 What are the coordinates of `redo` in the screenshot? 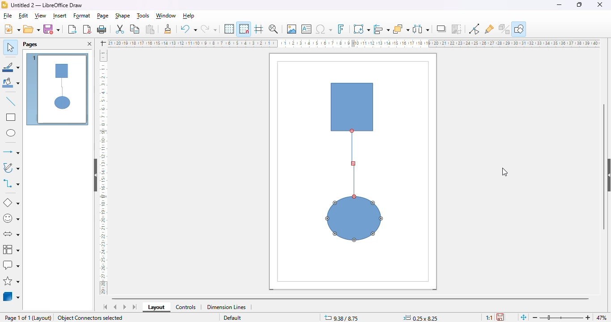 It's located at (208, 30).